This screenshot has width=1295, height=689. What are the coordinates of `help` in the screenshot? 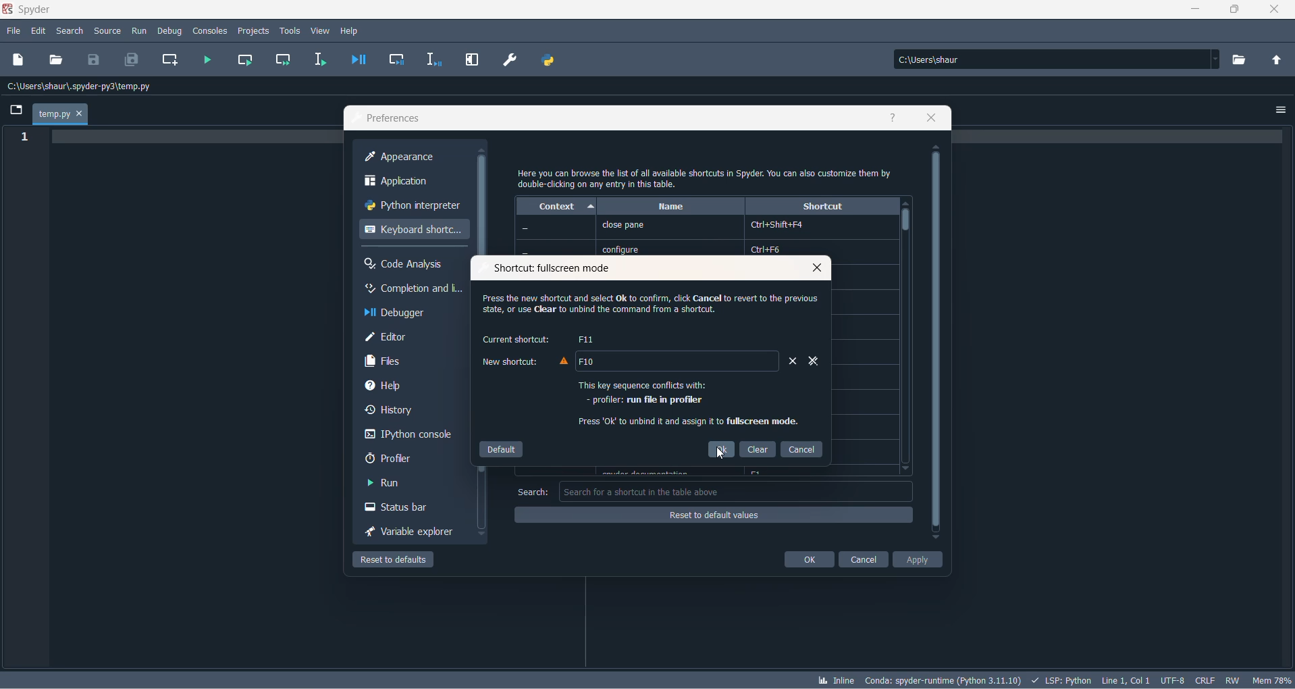 It's located at (895, 119).